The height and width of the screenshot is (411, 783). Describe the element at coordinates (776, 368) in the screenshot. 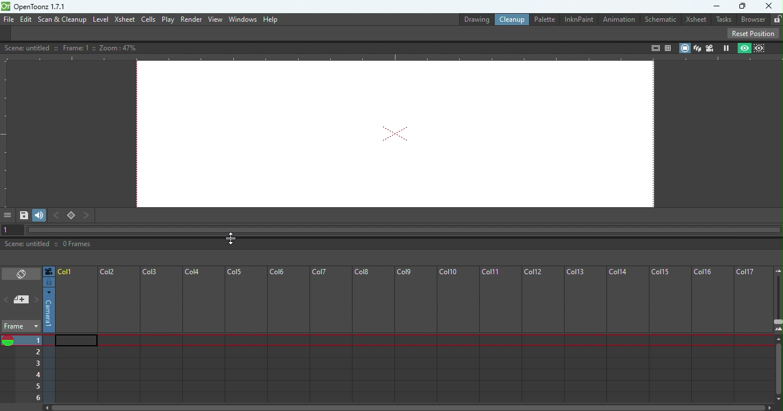

I see `Scroll bar` at that location.